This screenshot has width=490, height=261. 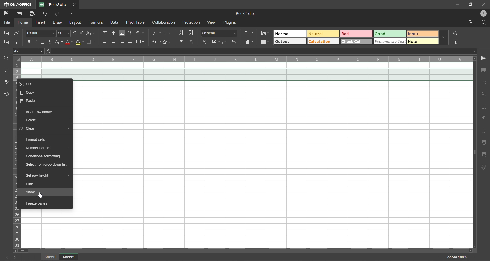 I want to click on strikethrough, so click(x=50, y=41).